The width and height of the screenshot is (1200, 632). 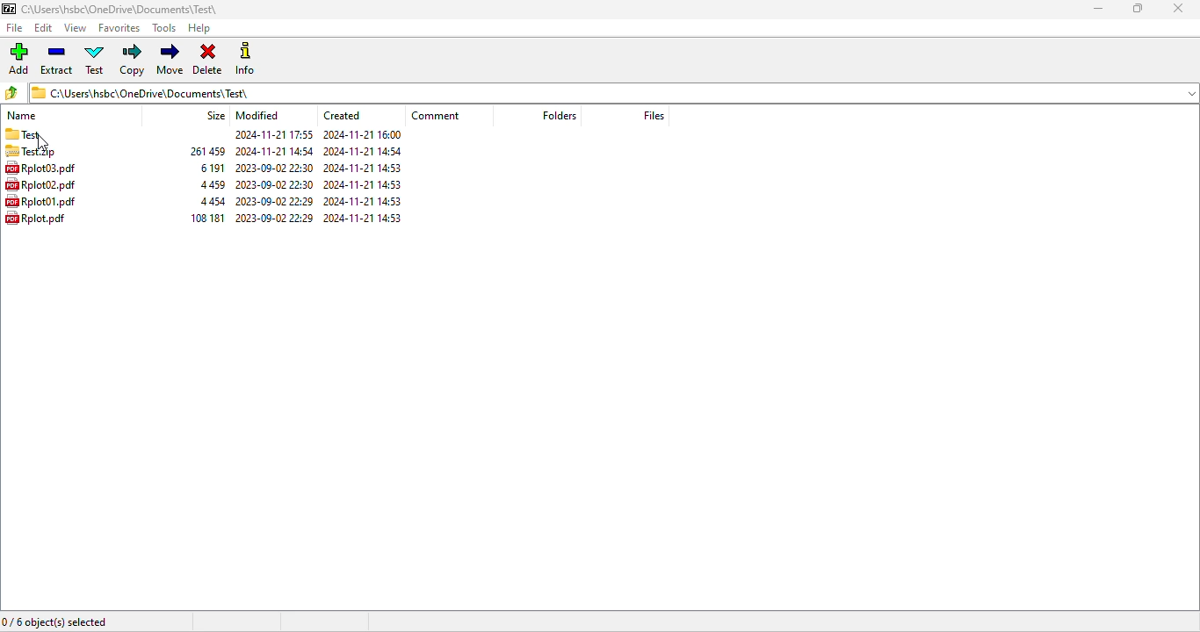 I want to click on comment, so click(x=437, y=115).